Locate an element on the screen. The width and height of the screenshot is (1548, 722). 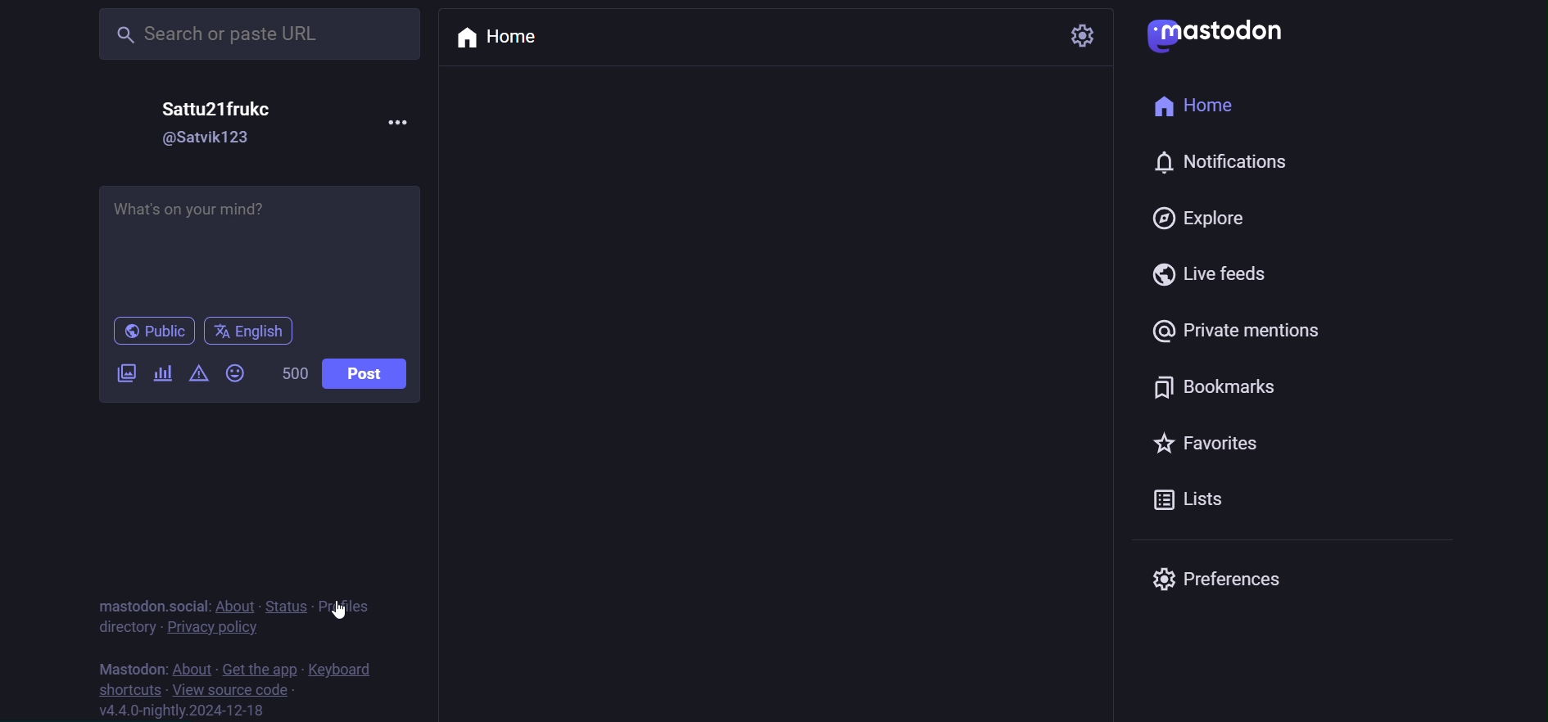
Sattu21frukc is located at coordinates (220, 108).